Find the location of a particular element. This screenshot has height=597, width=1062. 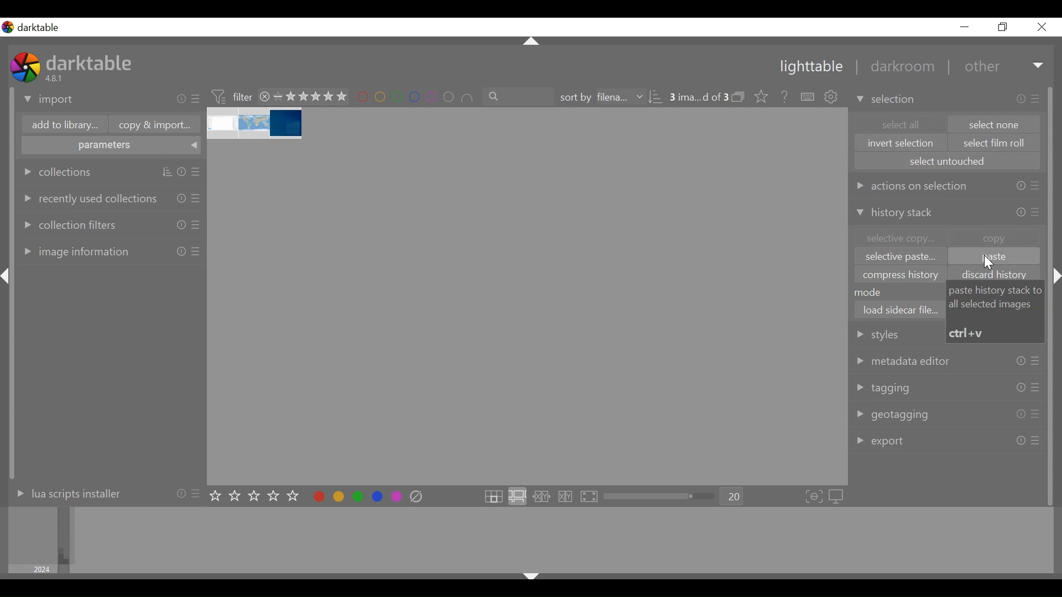

info is located at coordinates (181, 172).